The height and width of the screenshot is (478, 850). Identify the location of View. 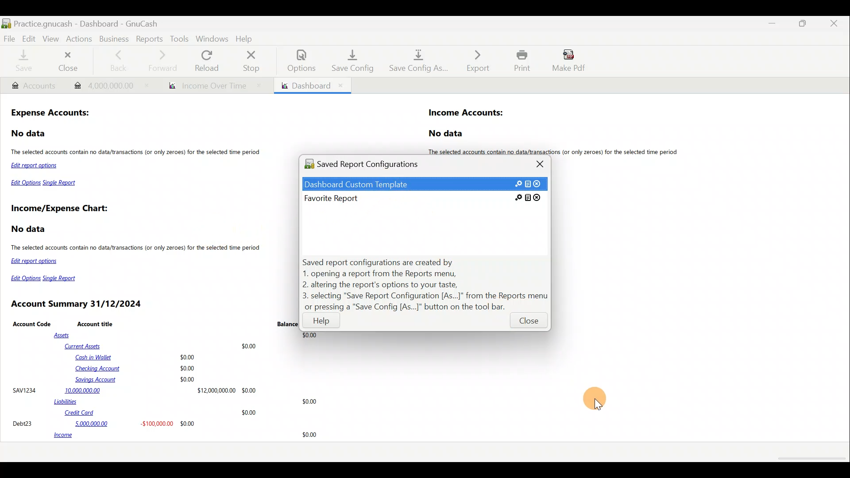
(52, 39).